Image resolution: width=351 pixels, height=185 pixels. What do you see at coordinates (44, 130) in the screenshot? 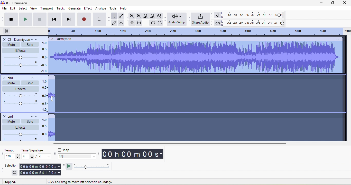
I see `linear` at bounding box center [44, 130].